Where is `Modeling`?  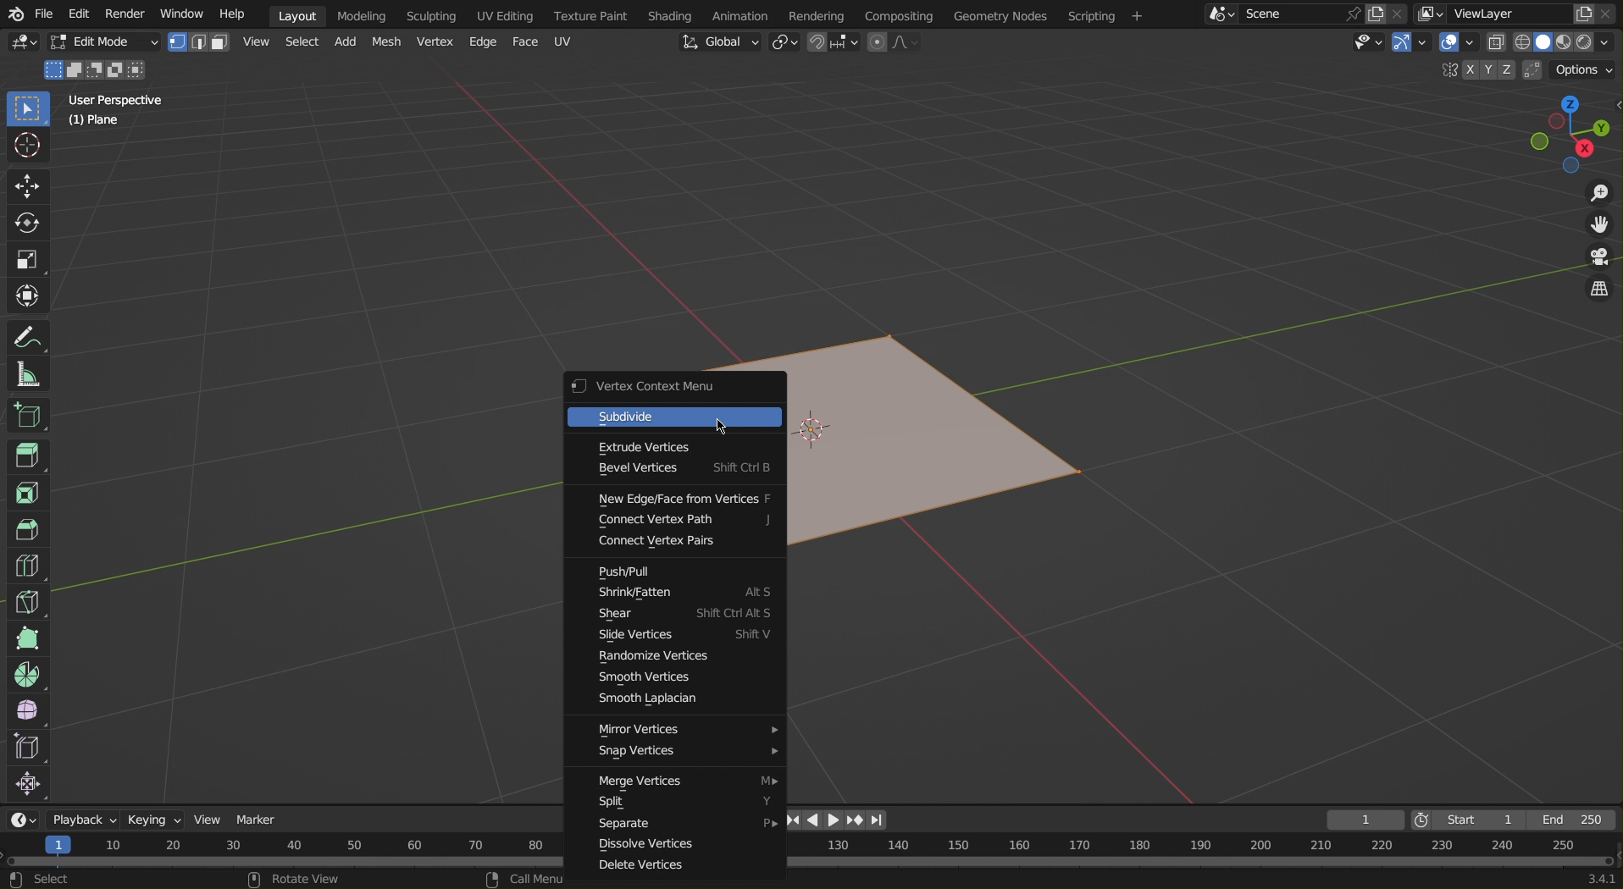
Modeling is located at coordinates (361, 14).